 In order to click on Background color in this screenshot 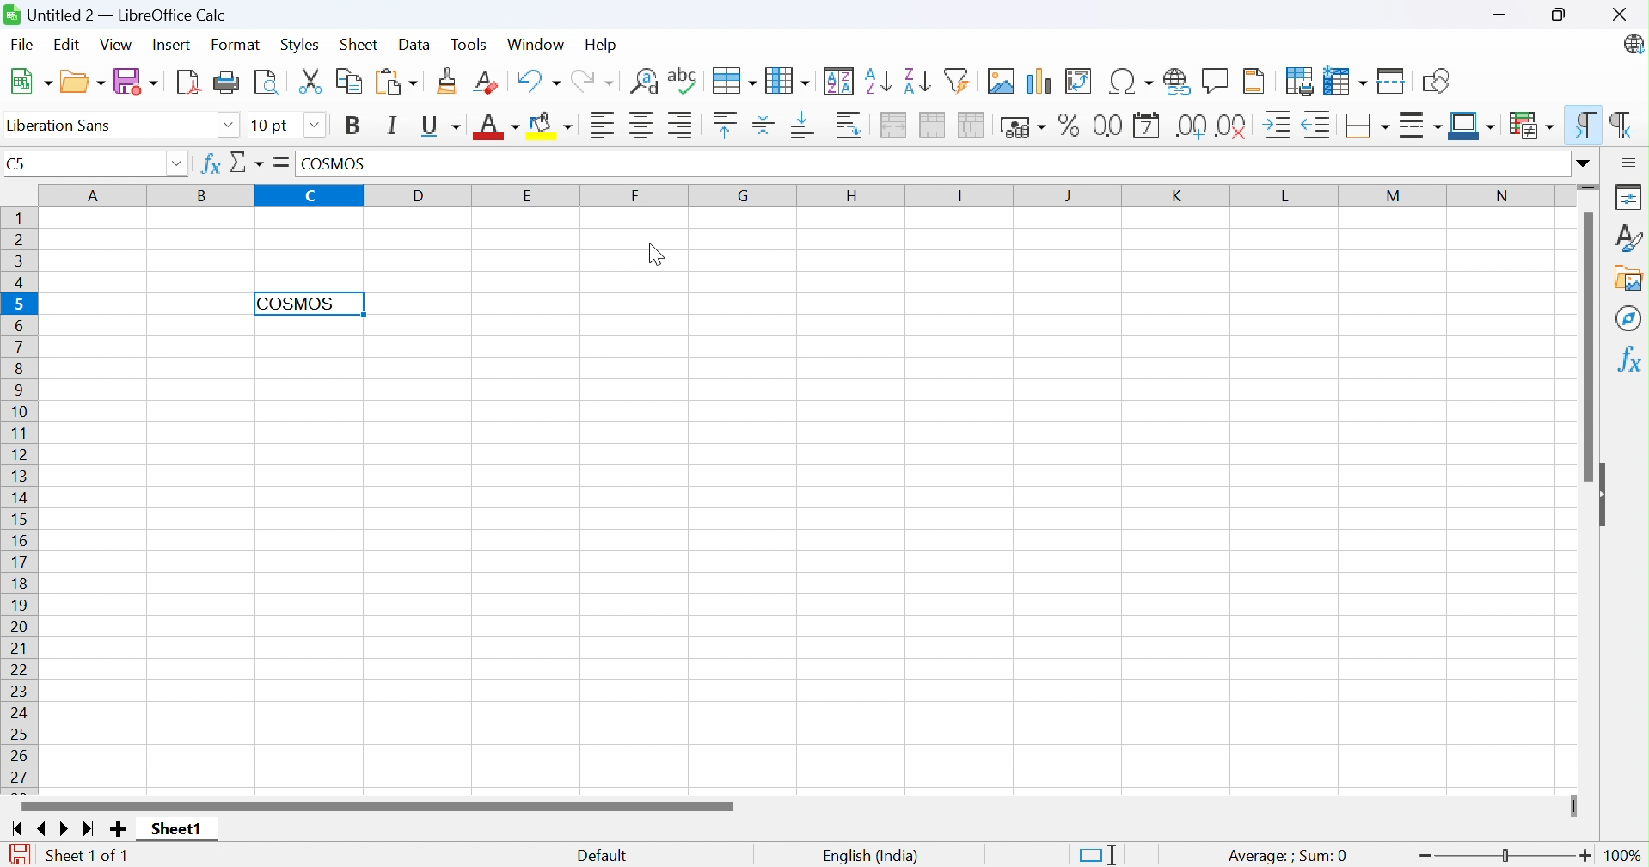, I will do `click(551, 126)`.